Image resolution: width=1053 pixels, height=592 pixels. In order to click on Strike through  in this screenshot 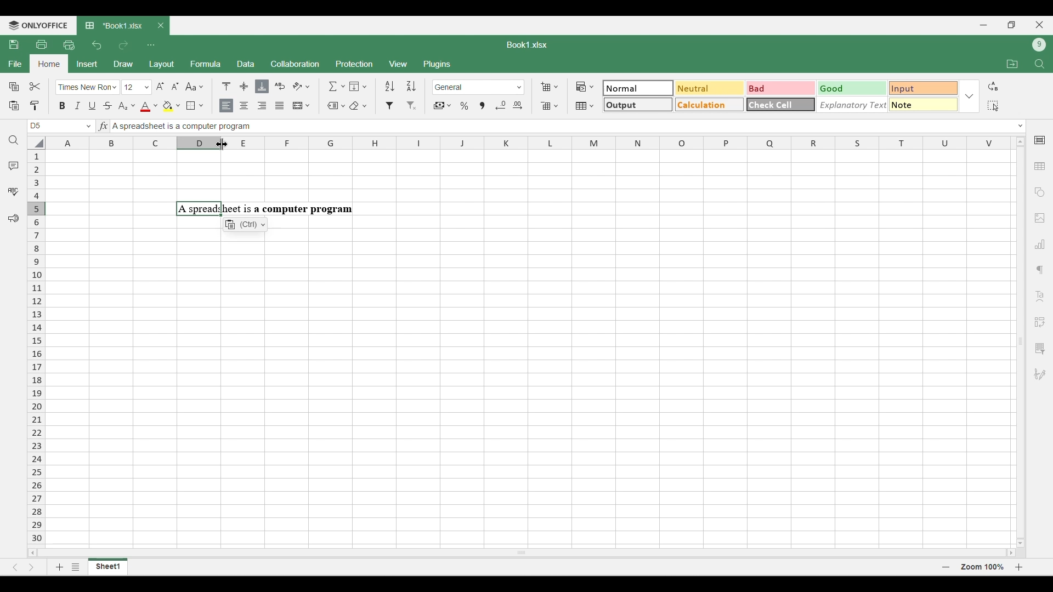, I will do `click(108, 105)`.